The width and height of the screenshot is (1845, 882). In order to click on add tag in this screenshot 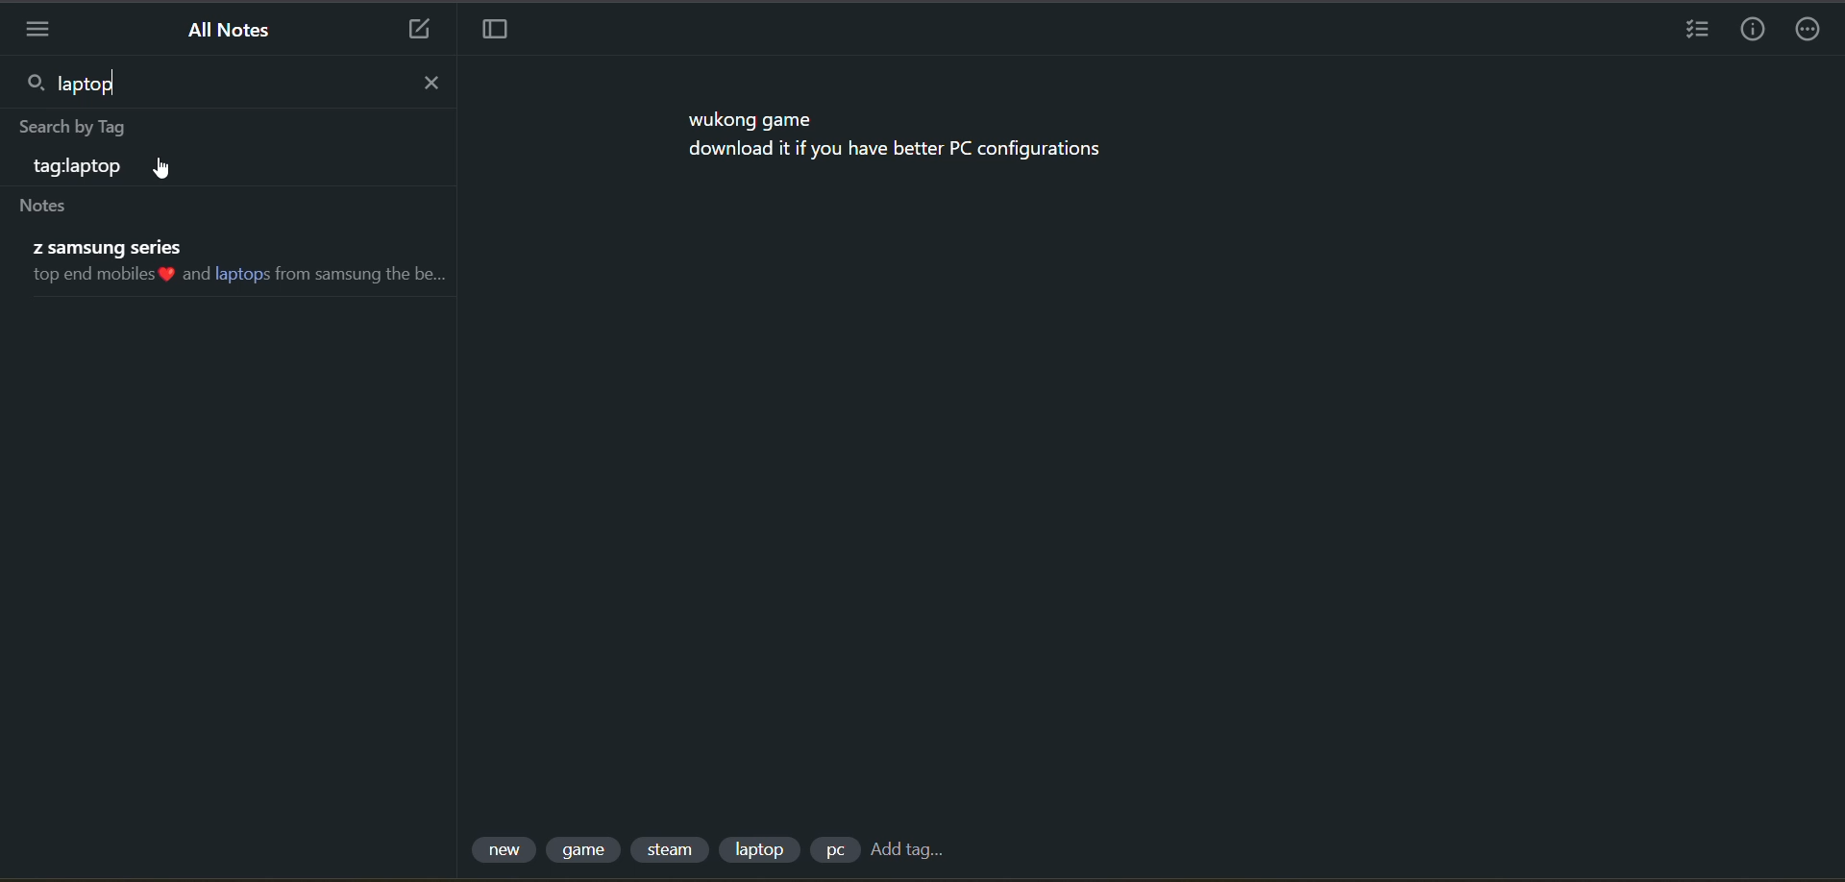, I will do `click(912, 848)`.